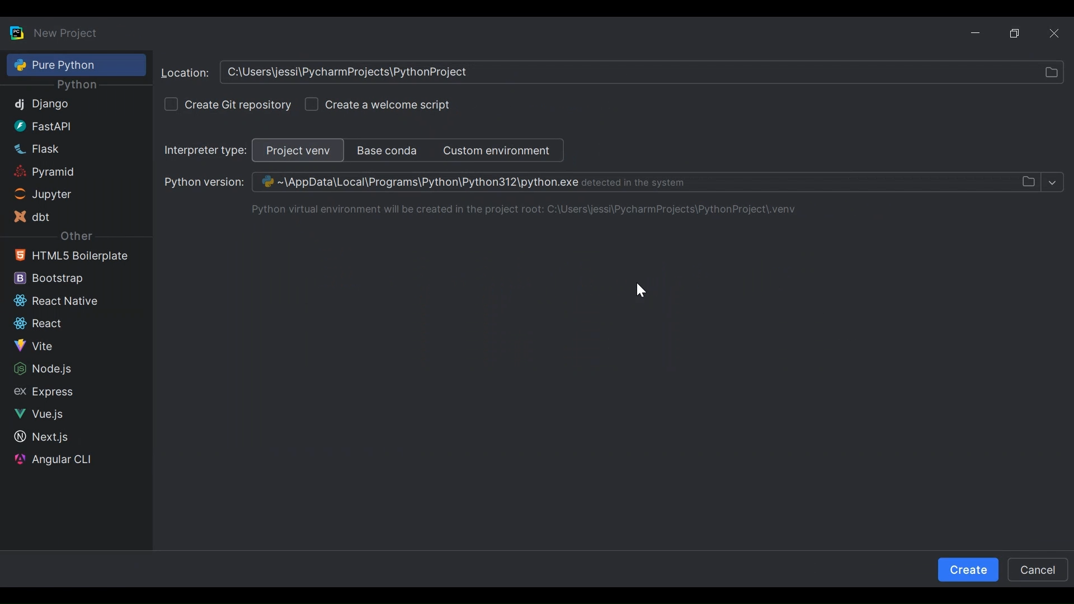 The width and height of the screenshot is (1074, 604). Describe the element at coordinates (70, 218) in the screenshot. I see `dbt` at that location.